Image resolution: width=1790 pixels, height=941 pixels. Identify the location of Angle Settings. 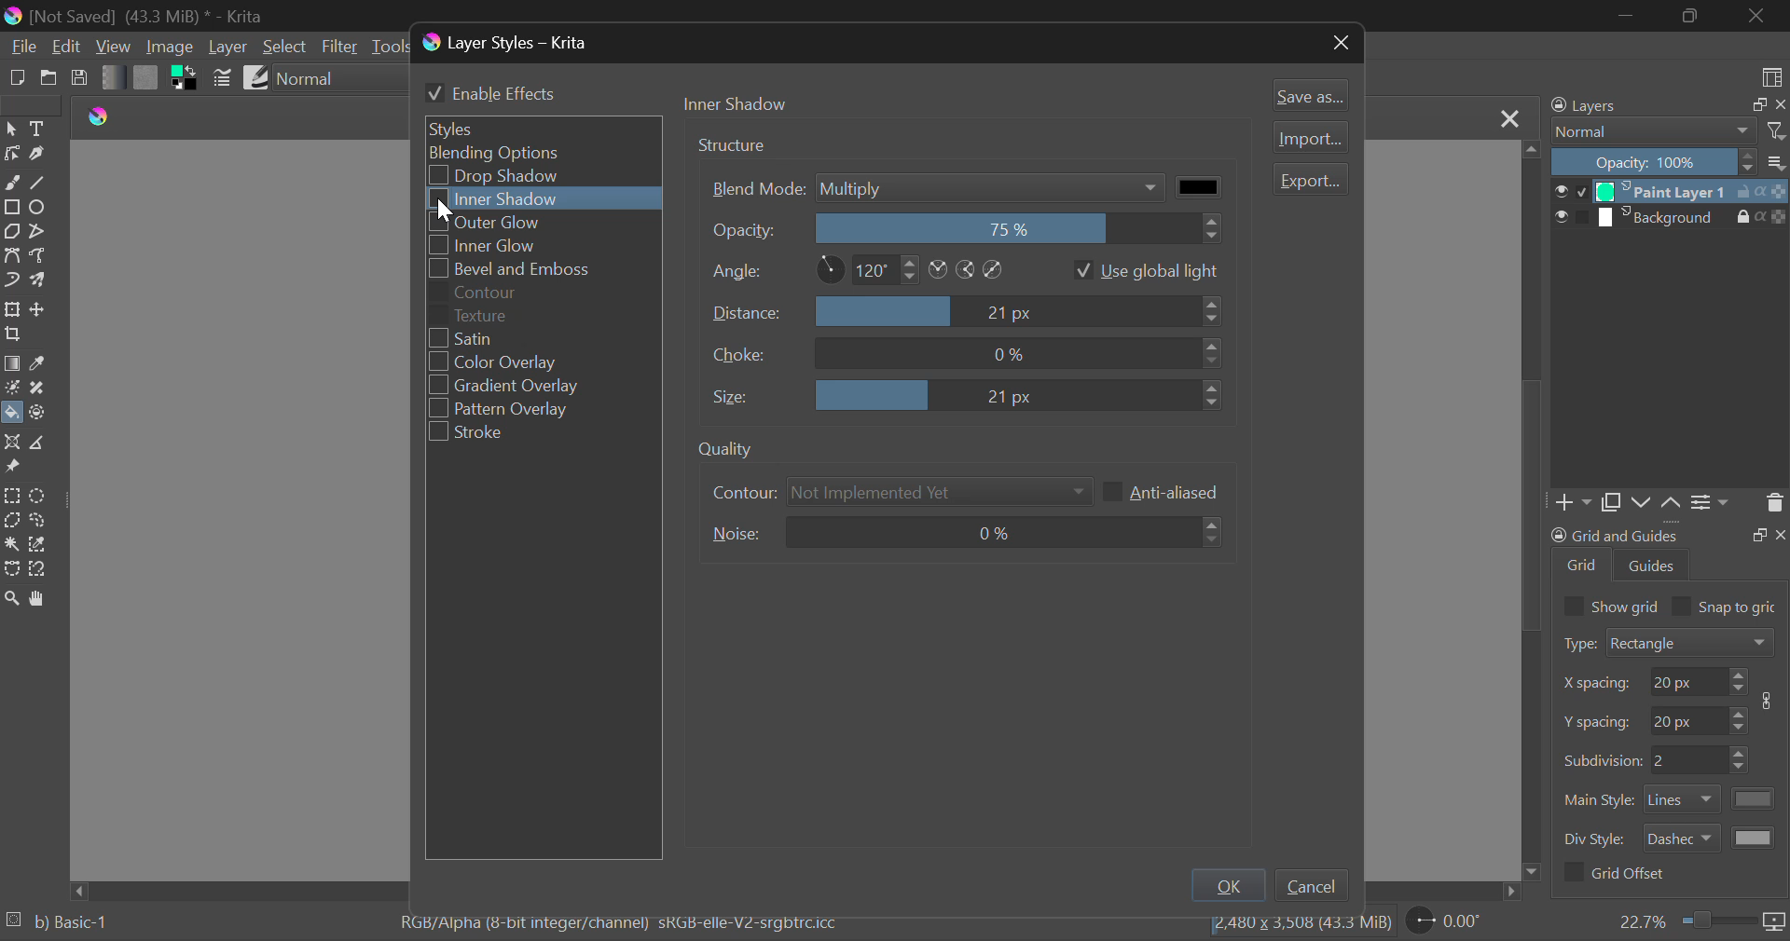
(886, 269).